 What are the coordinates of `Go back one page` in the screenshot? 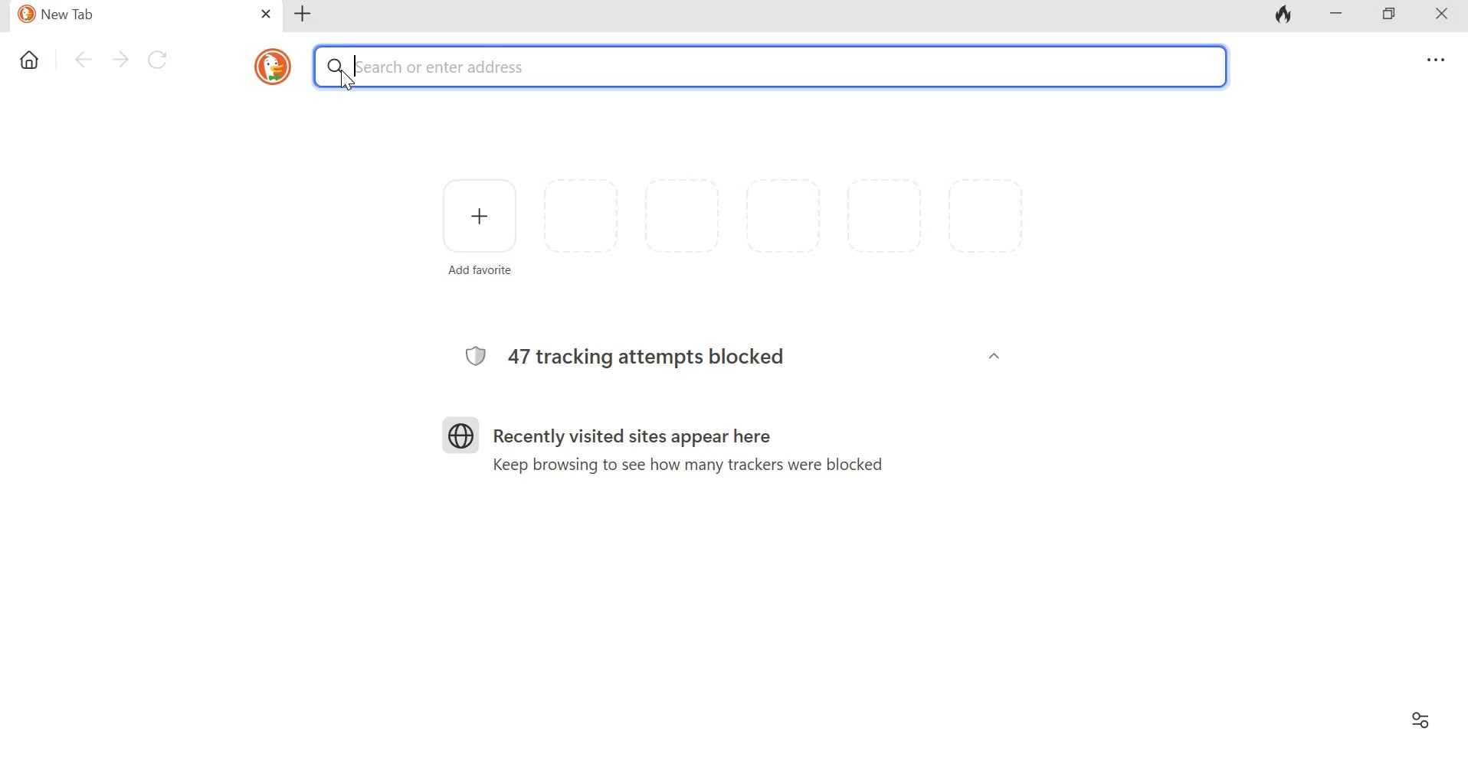 It's located at (80, 61).